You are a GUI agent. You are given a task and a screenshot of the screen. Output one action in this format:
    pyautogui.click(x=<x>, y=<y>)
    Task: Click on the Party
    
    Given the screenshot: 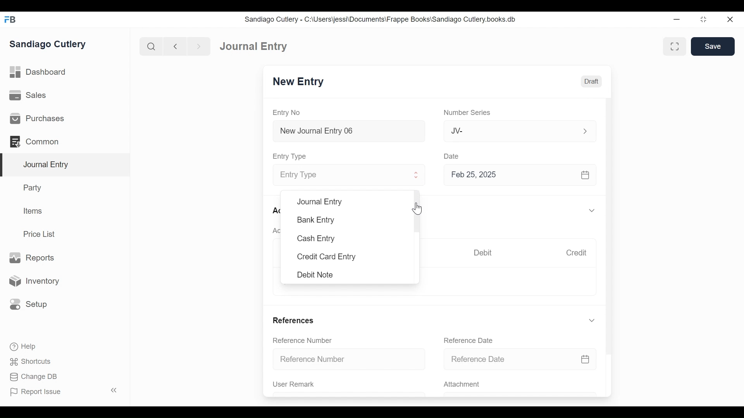 What is the action you would take?
    pyautogui.click(x=34, y=187)
    